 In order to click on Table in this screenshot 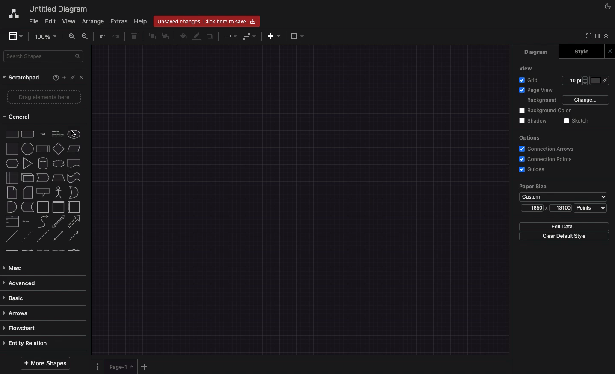, I will do `click(296, 35)`.